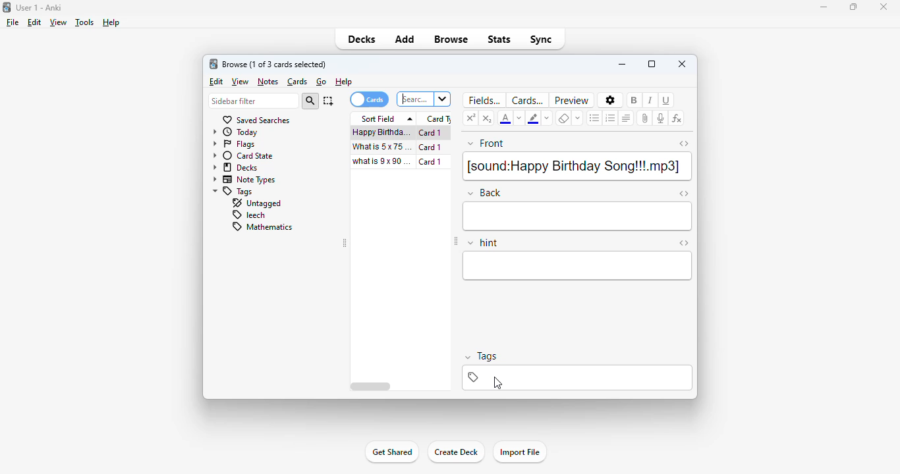 The height and width of the screenshot is (474, 900). What do you see at coordinates (391, 452) in the screenshot?
I see `get shared` at bounding box center [391, 452].